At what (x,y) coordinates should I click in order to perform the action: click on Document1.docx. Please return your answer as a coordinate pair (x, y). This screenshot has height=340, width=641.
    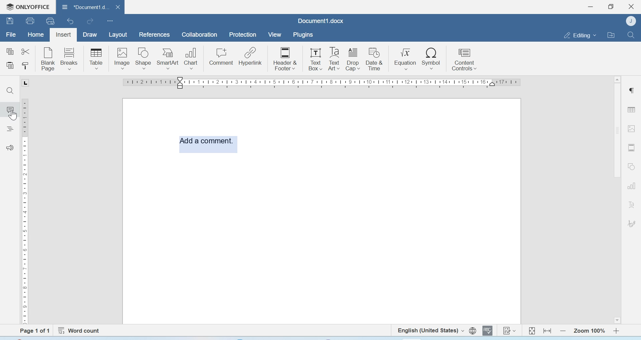
    Looking at the image, I should click on (84, 6).